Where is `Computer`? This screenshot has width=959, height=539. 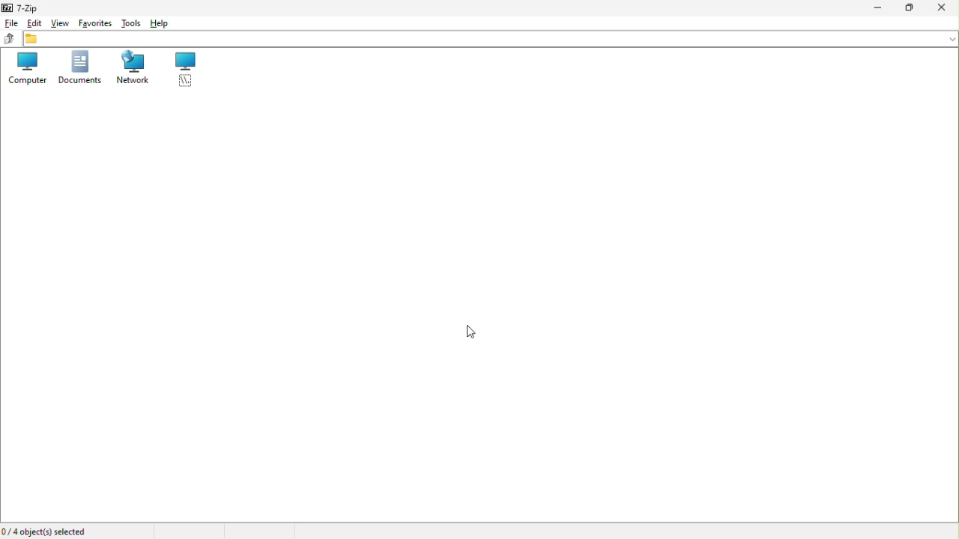 Computer is located at coordinates (25, 69).